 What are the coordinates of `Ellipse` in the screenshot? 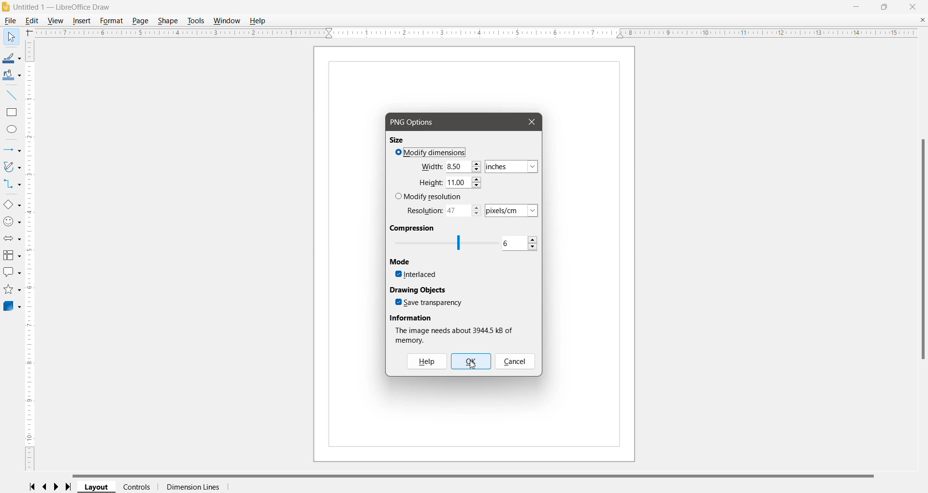 It's located at (13, 129).